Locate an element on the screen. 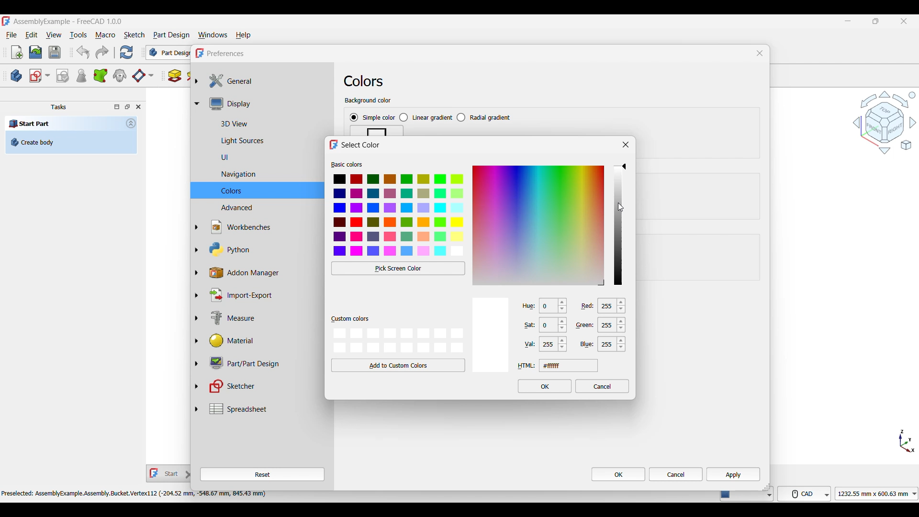  View menu is located at coordinates (54, 35).